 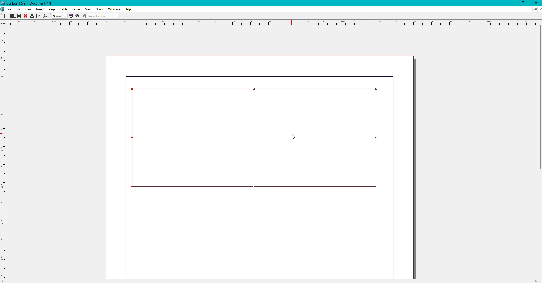 What do you see at coordinates (535, 10) in the screenshot?
I see `Sheet options` at bounding box center [535, 10].